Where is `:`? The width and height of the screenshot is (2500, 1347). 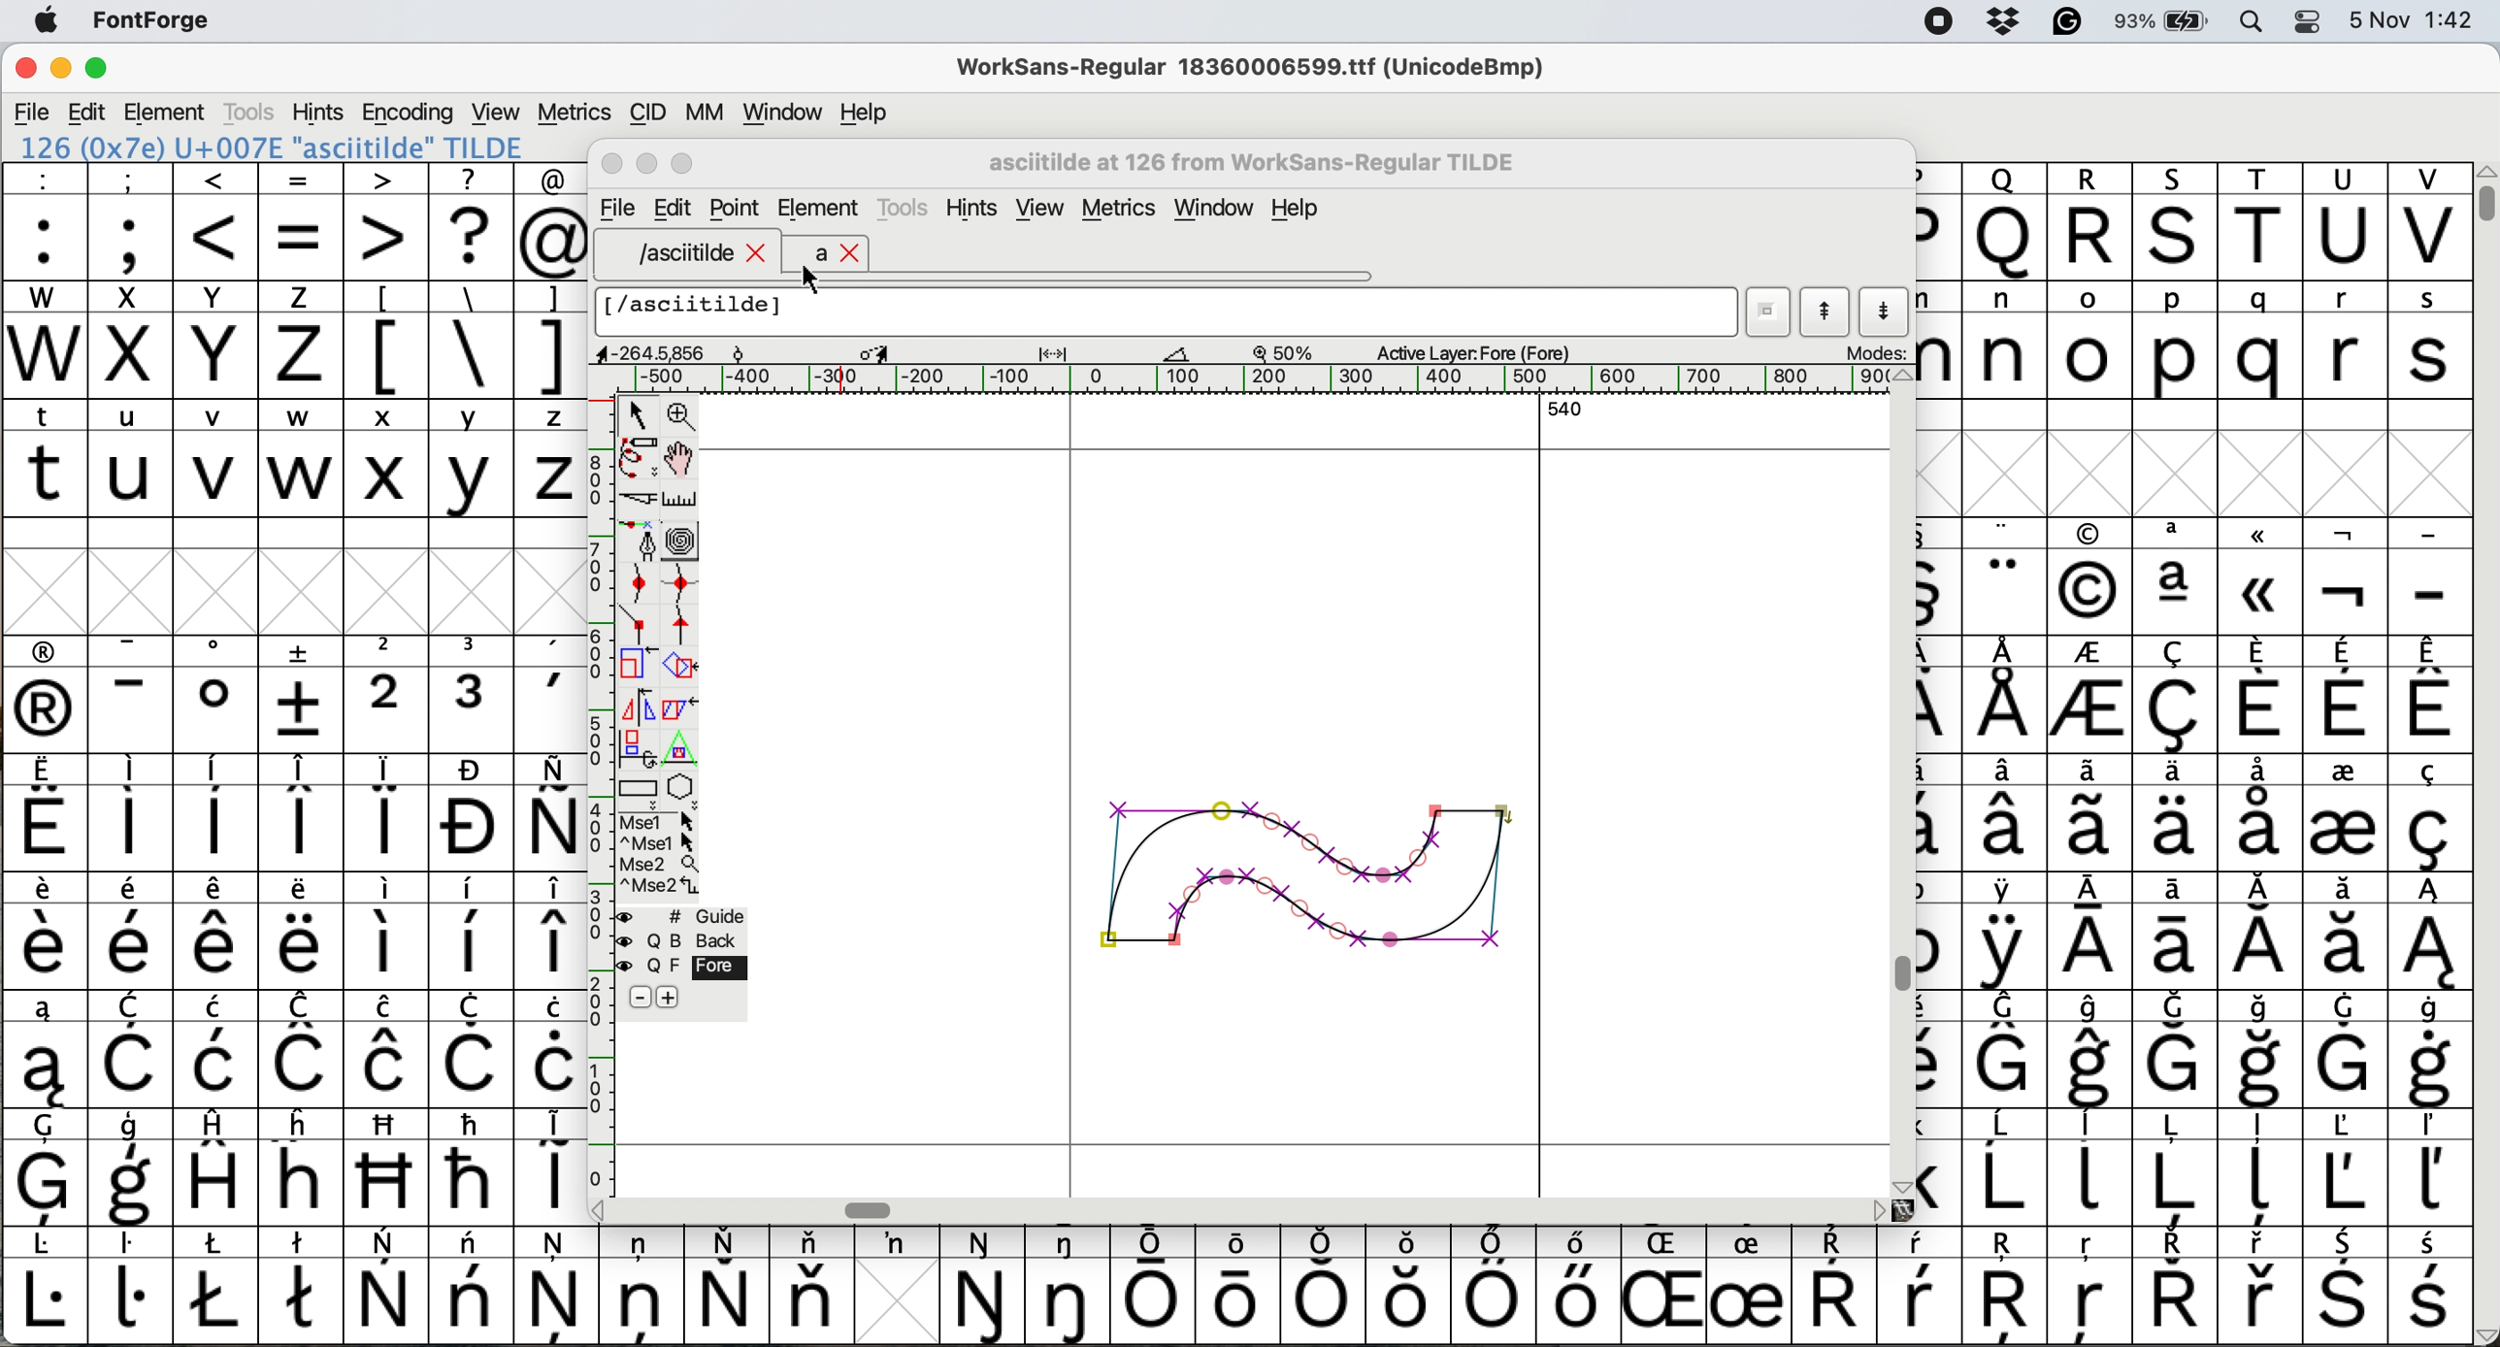 : is located at coordinates (47, 222).